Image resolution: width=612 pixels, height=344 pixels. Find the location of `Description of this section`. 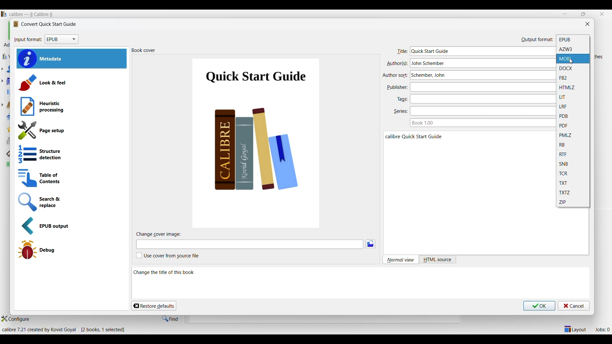

Description of this section is located at coordinates (345, 283).